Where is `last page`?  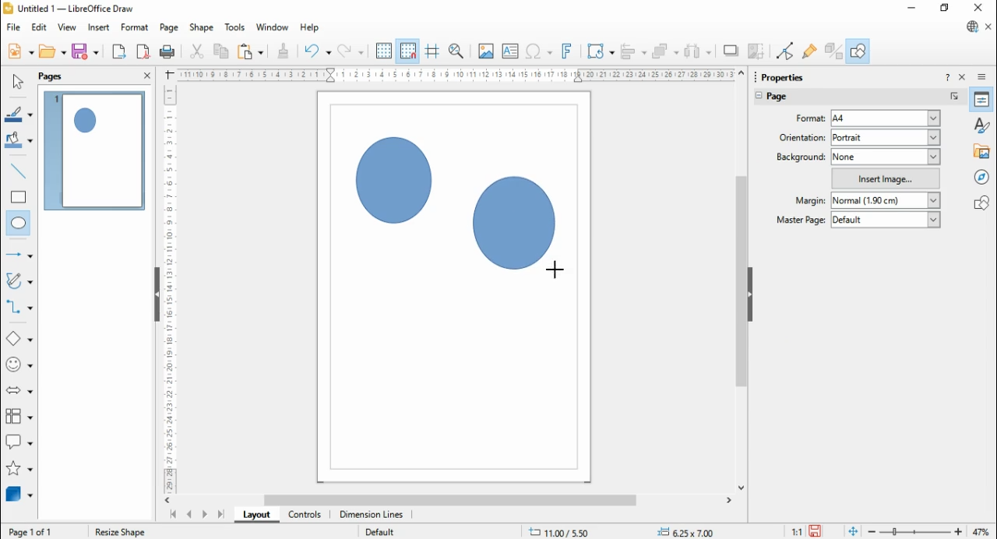 last page is located at coordinates (220, 514).